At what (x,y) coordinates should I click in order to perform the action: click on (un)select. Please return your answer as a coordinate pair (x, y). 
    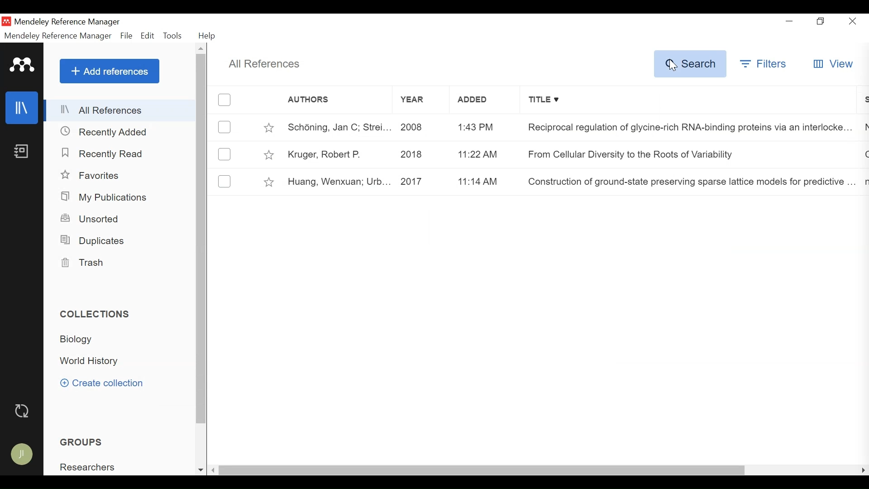
    Looking at the image, I should click on (224, 154).